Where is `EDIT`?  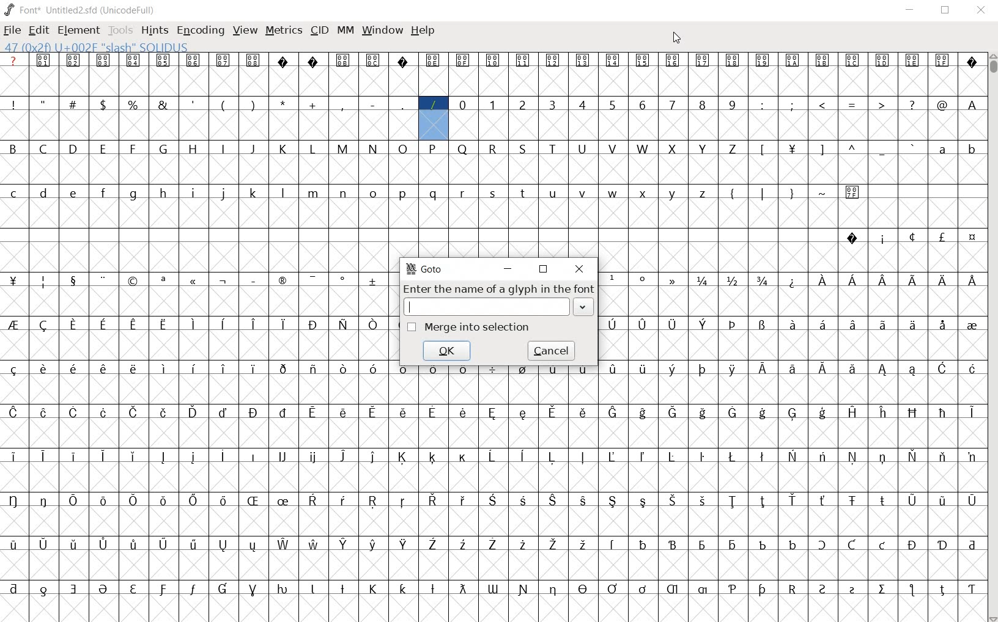
EDIT is located at coordinates (41, 29).